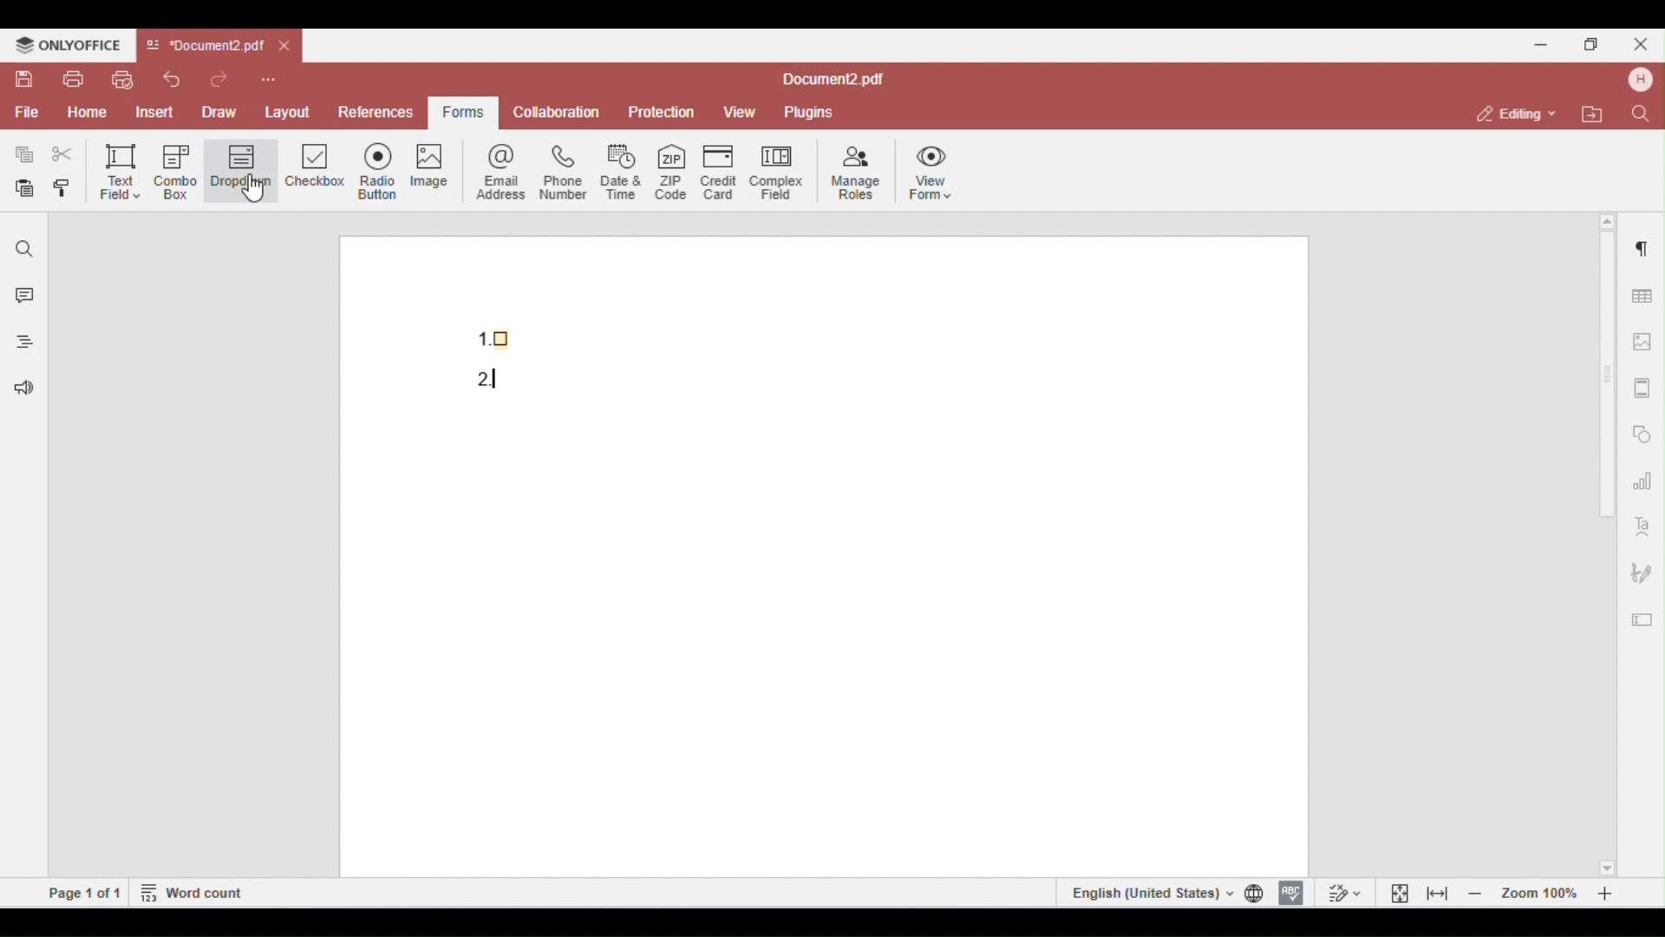 The width and height of the screenshot is (1665, 937). What do you see at coordinates (20, 344) in the screenshot?
I see `headings` at bounding box center [20, 344].